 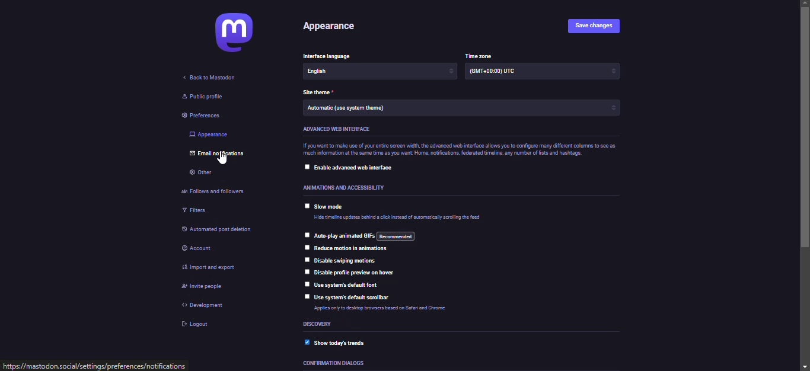 I want to click on click to select, so click(x=304, y=296).